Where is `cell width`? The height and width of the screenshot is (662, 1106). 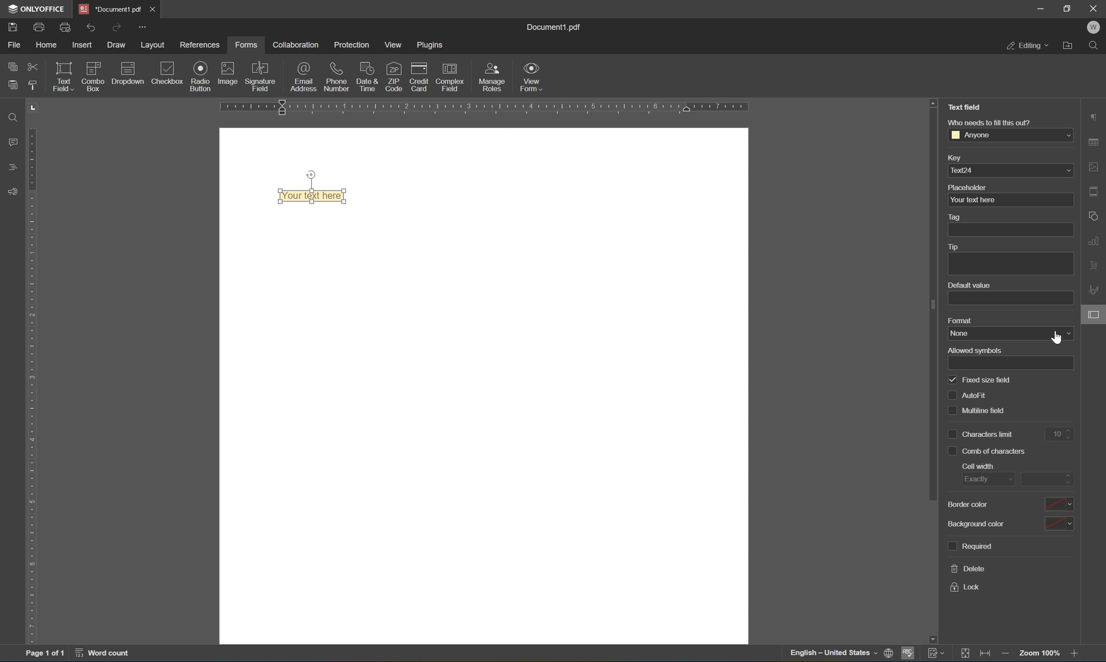
cell width is located at coordinates (979, 466).